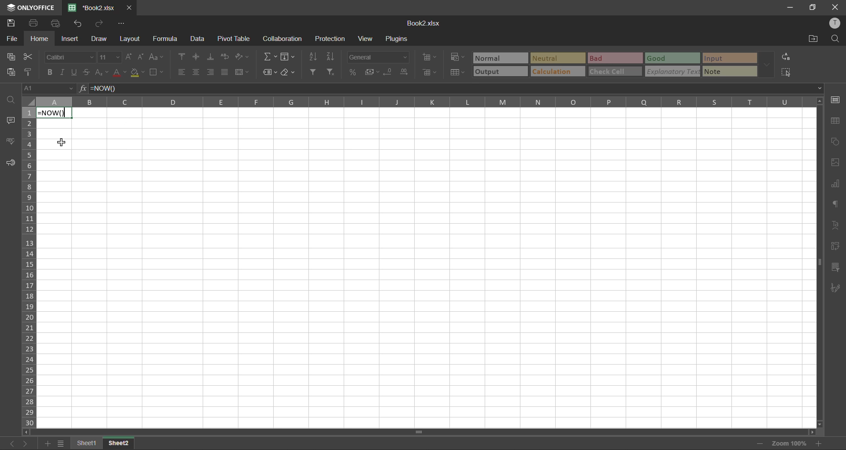 Image resolution: width=846 pixels, height=450 pixels. What do you see at coordinates (366, 39) in the screenshot?
I see `view` at bounding box center [366, 39].